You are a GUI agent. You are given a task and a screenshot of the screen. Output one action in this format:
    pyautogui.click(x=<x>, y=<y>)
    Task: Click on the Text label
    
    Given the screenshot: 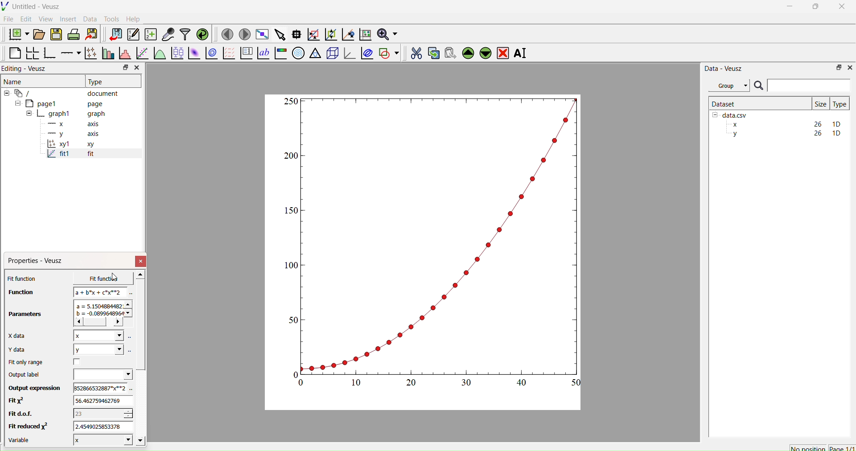 What is the action you would take?
    pyautogui.click(x=263, y=53)
    